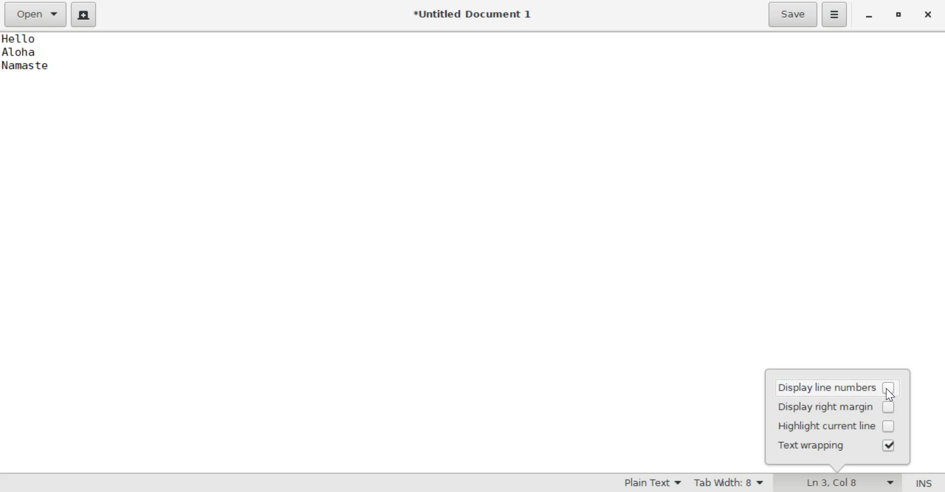 The image size is (945, 492). Describe the element at coordinates (733, 483) in the screenshot. I see `Tab Width: 8` at that location.